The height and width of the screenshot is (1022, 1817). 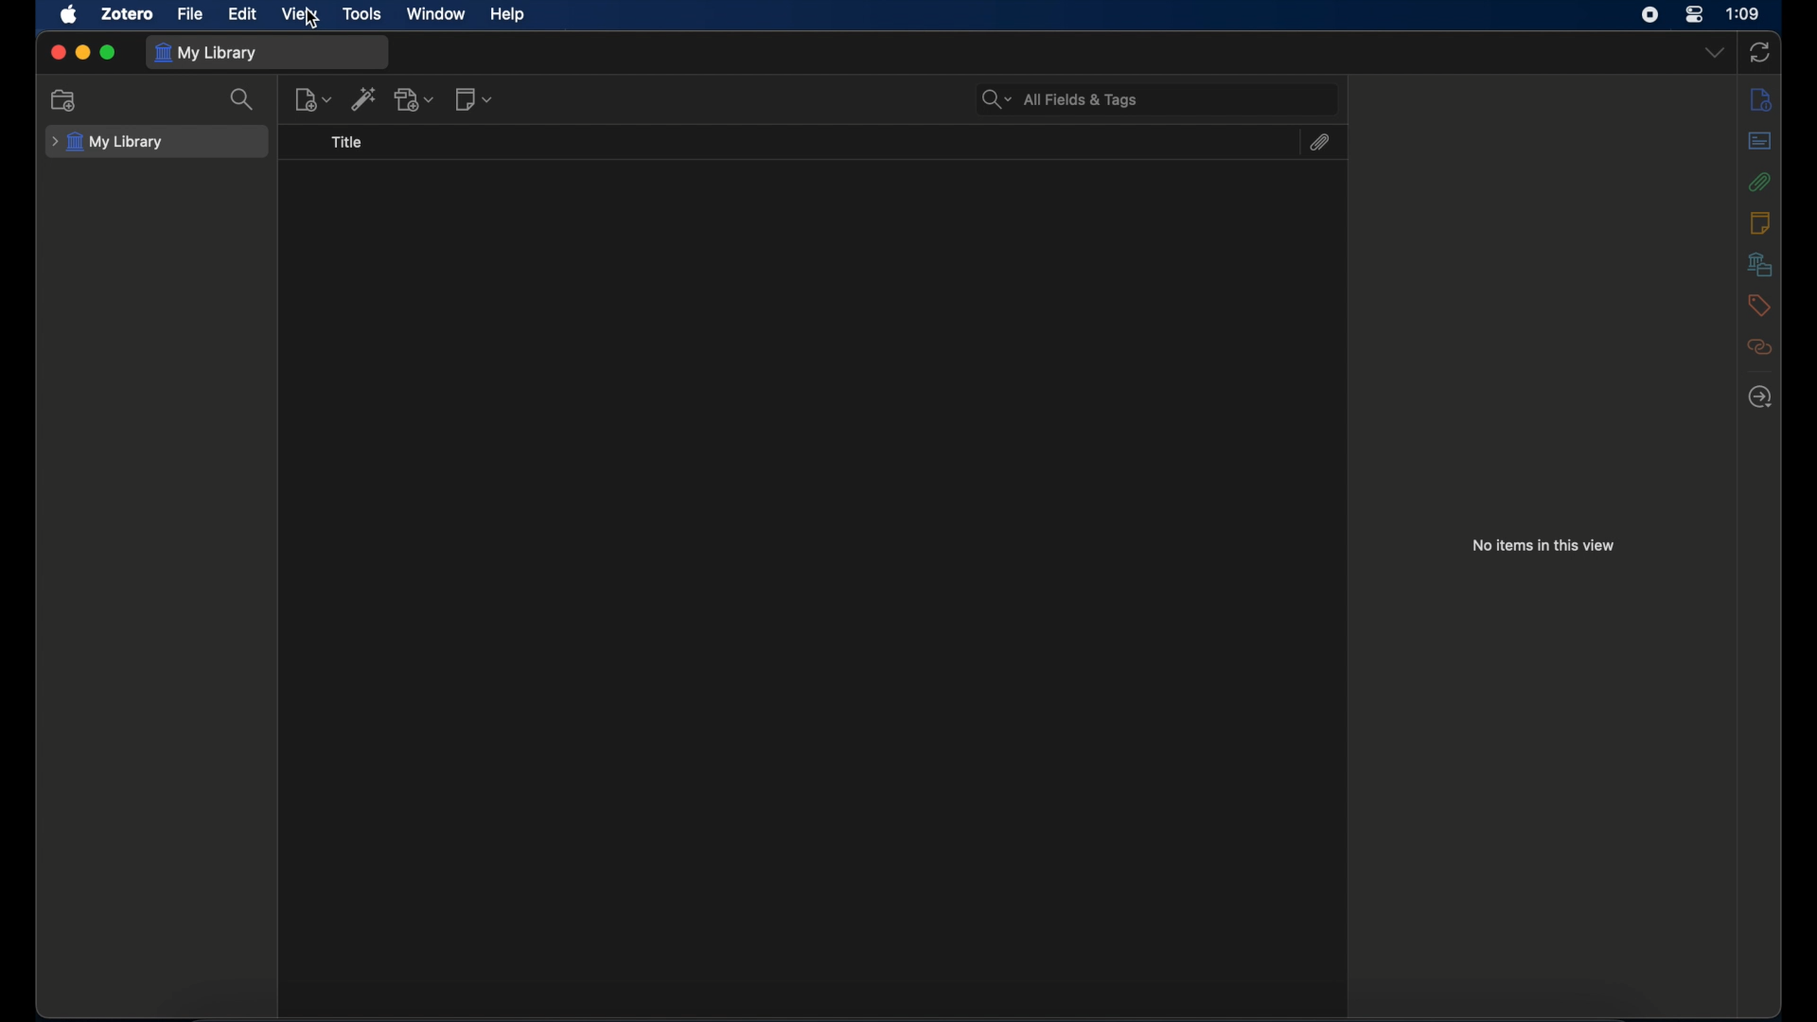 What do you see at coordinates (242, 100) in the screenshot?
I see `search` at bounding box center [242, 100].